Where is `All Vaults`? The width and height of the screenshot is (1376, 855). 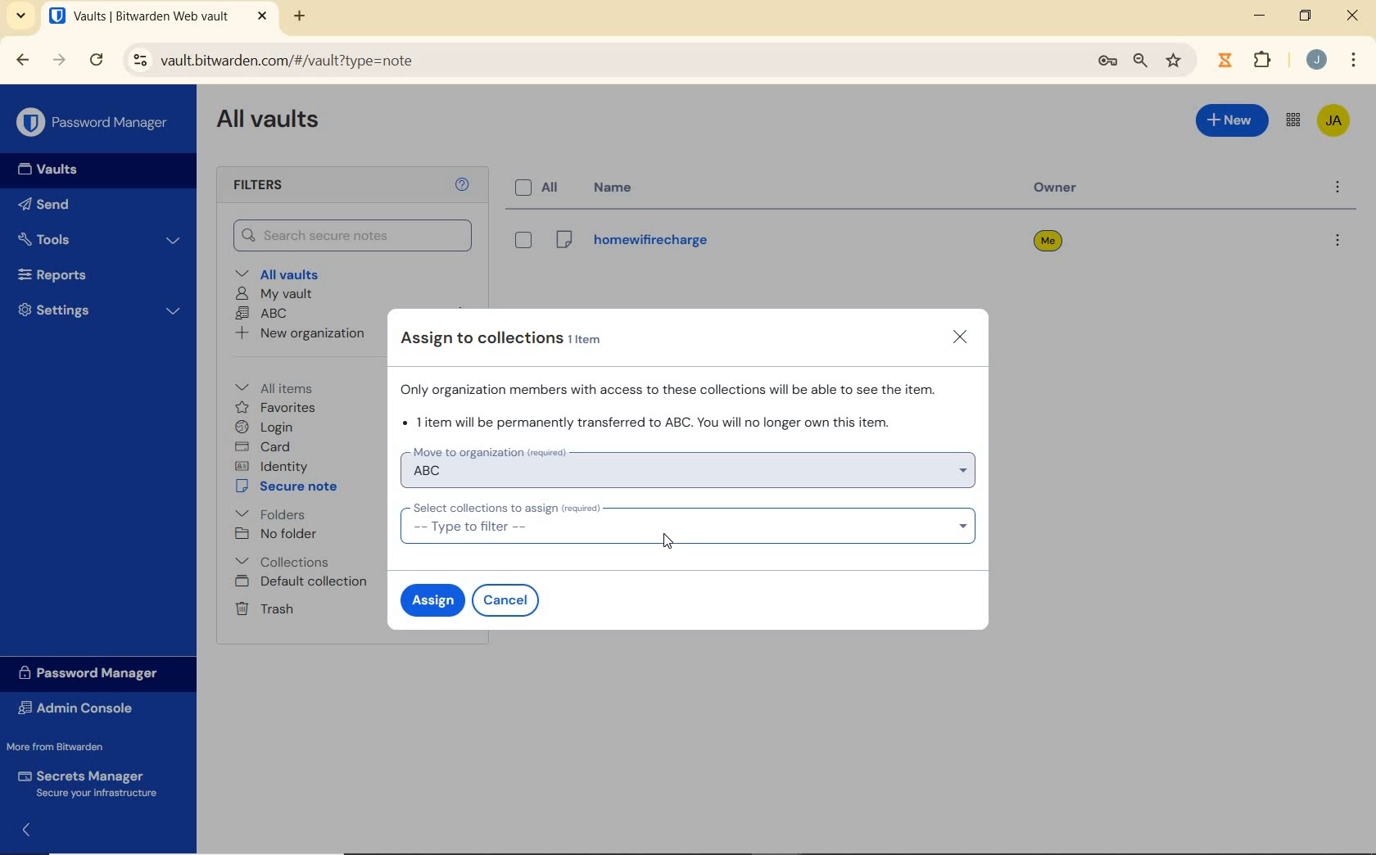
All Vaults is located at coordinates (269, 122).